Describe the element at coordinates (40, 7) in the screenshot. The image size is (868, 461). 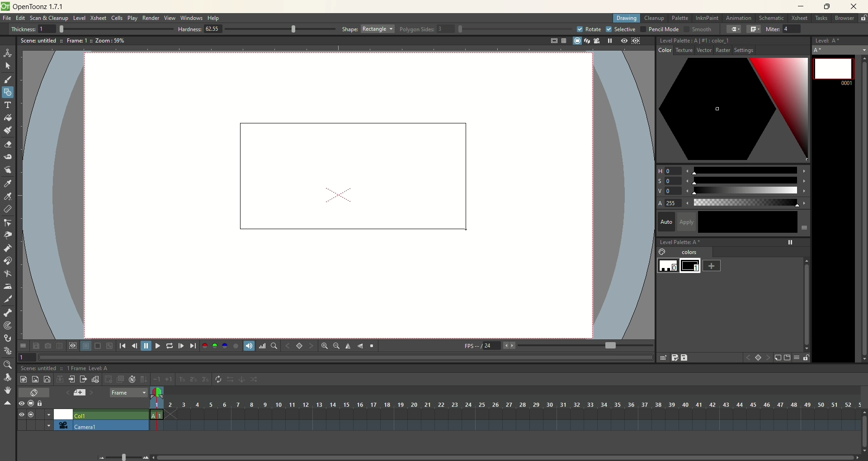
I see `OpenToonz 1.7.1` at that location.